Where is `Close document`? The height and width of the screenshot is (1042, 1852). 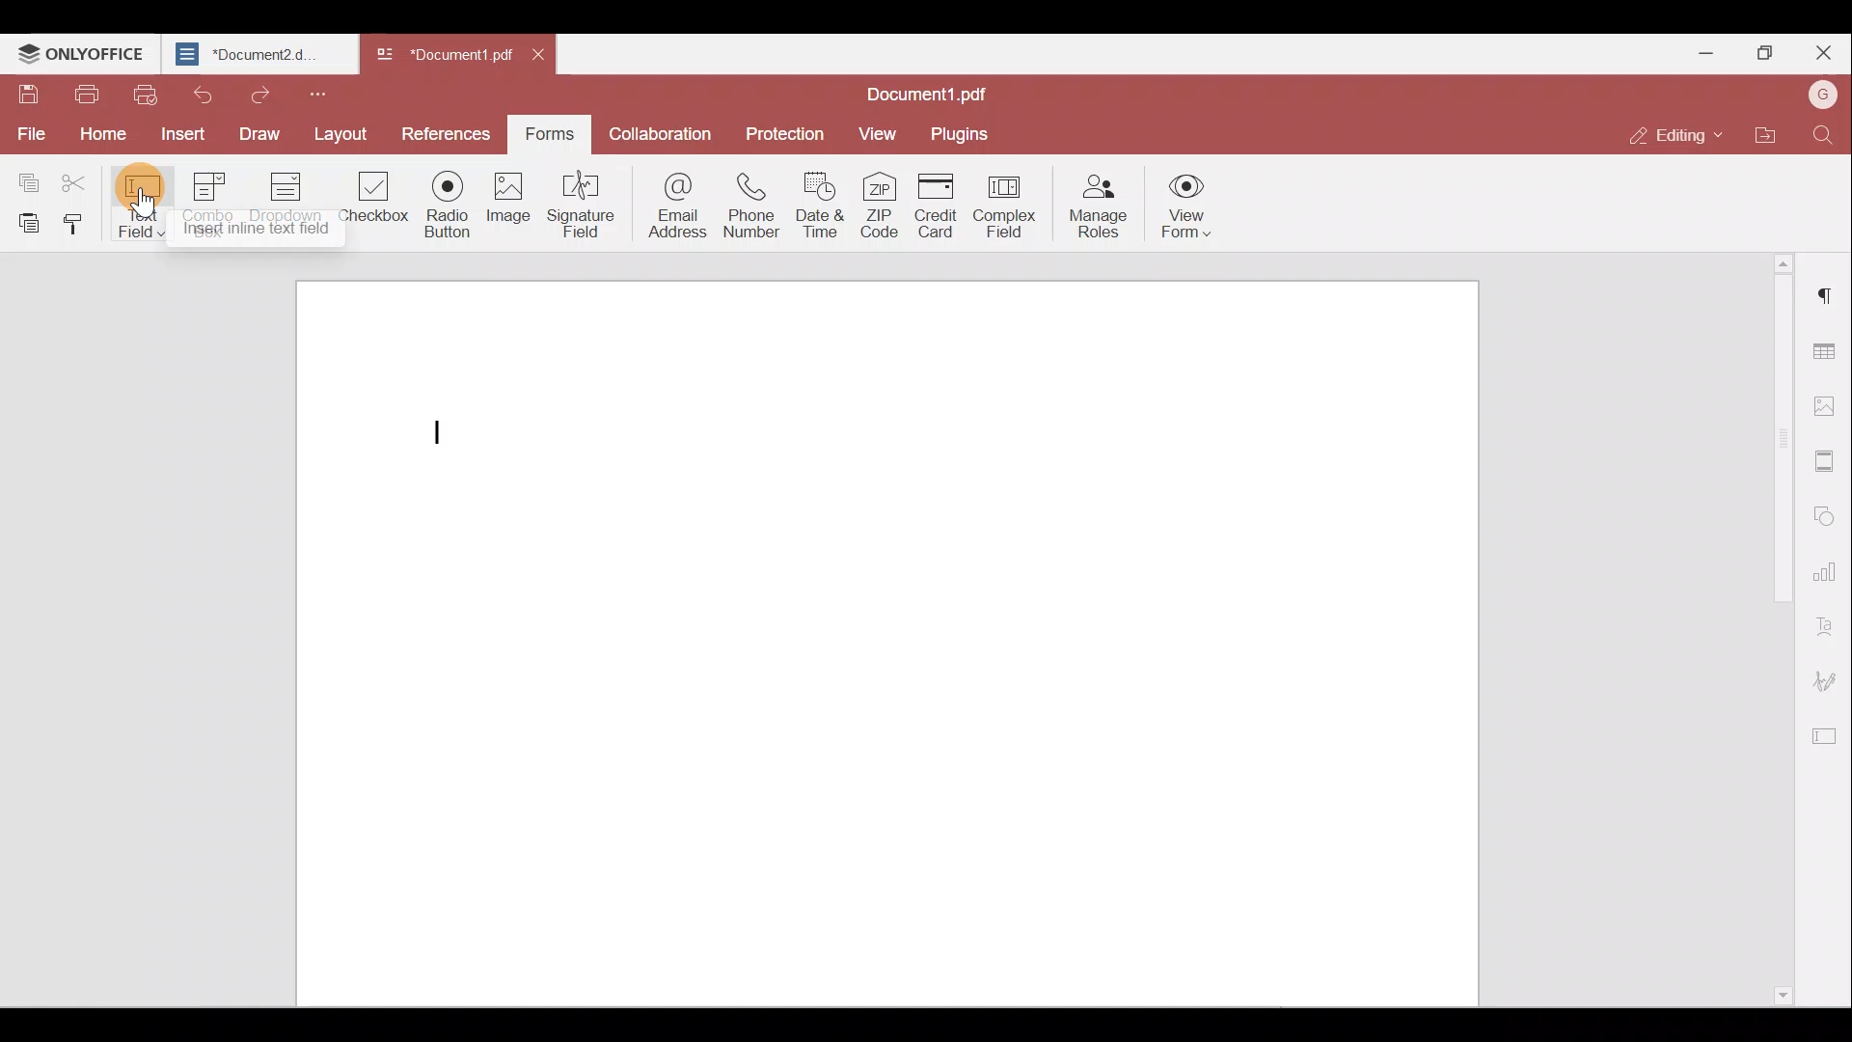
Close document is located at coordinates (543, 58).